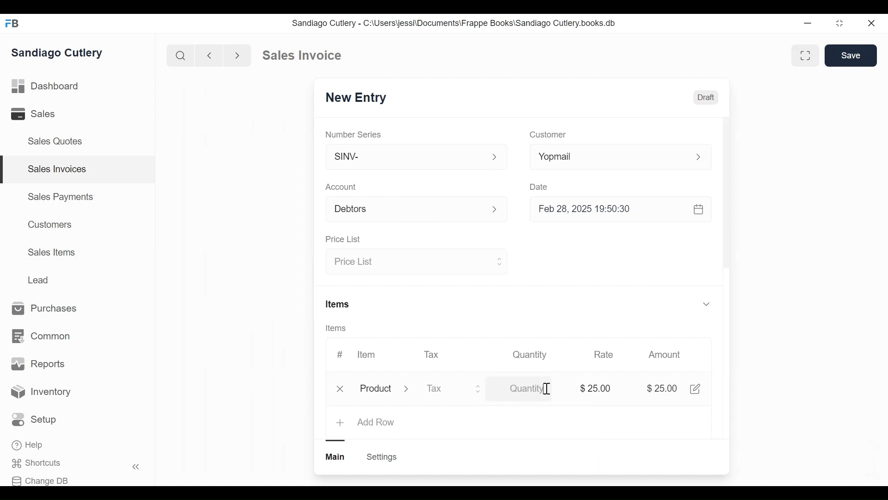 The height and width of the screenshot is (500, 888). I want to click on fullscreen, so click(807, 55).